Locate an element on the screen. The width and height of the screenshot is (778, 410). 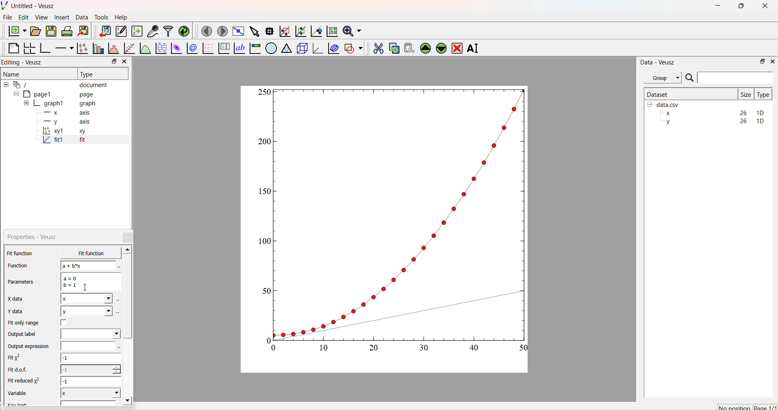
Data - Veusz is located at coordinates (658, 62).